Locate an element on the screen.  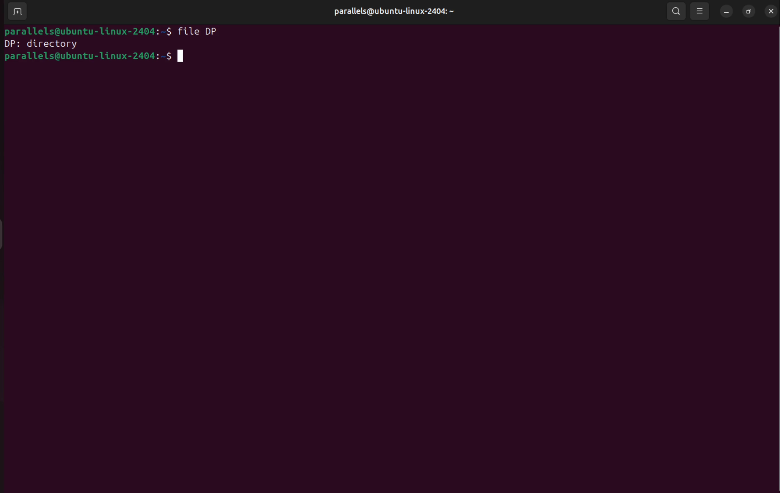
resize is located at coordinates (749, 11).